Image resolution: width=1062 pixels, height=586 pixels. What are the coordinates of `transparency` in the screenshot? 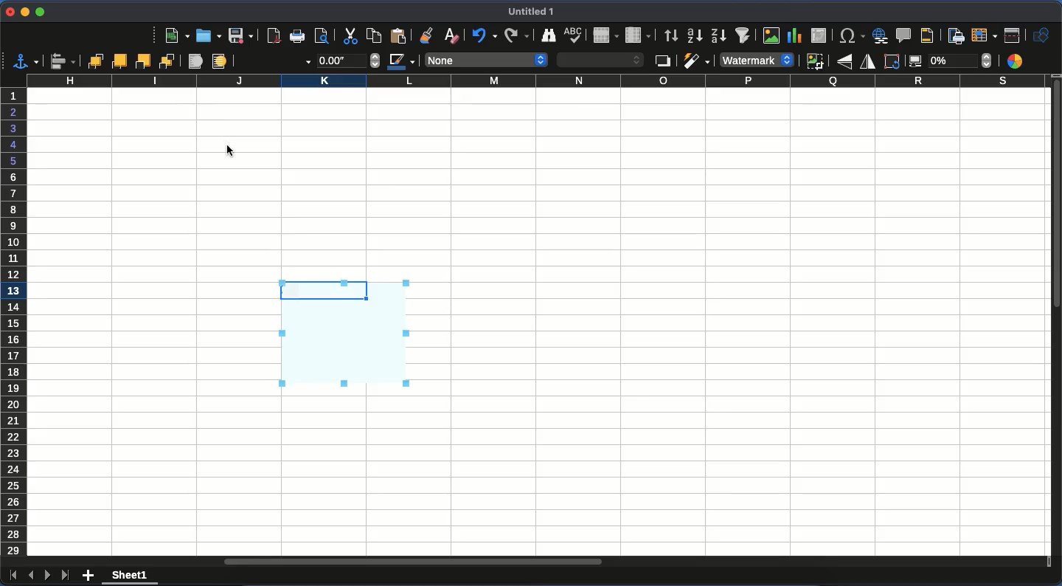 It's located at (950, 62).